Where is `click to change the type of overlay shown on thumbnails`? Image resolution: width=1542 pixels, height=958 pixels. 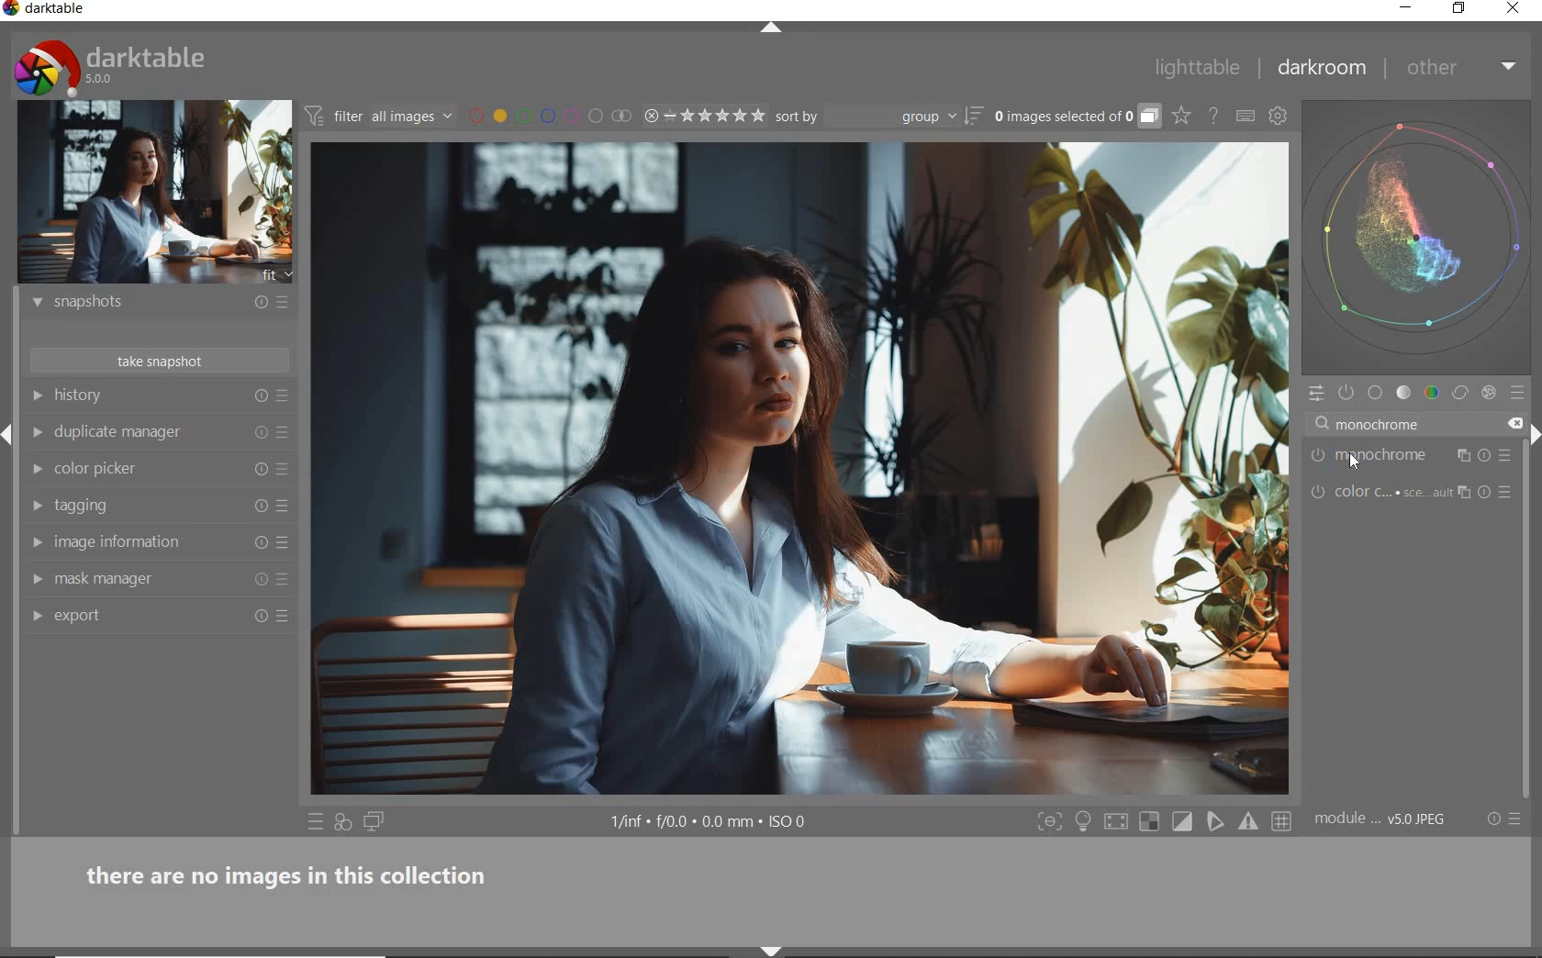 click to change the type of overlay shown on thumbnails is located at coordinates (1182, 117).